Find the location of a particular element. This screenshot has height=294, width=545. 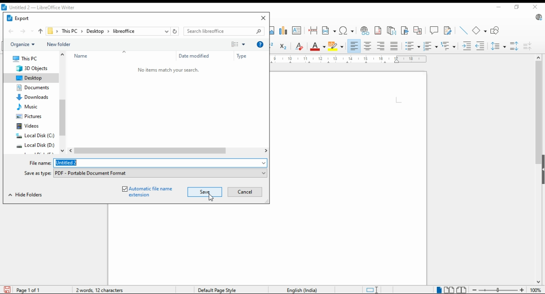

align center is located at coordinates (368, 46).